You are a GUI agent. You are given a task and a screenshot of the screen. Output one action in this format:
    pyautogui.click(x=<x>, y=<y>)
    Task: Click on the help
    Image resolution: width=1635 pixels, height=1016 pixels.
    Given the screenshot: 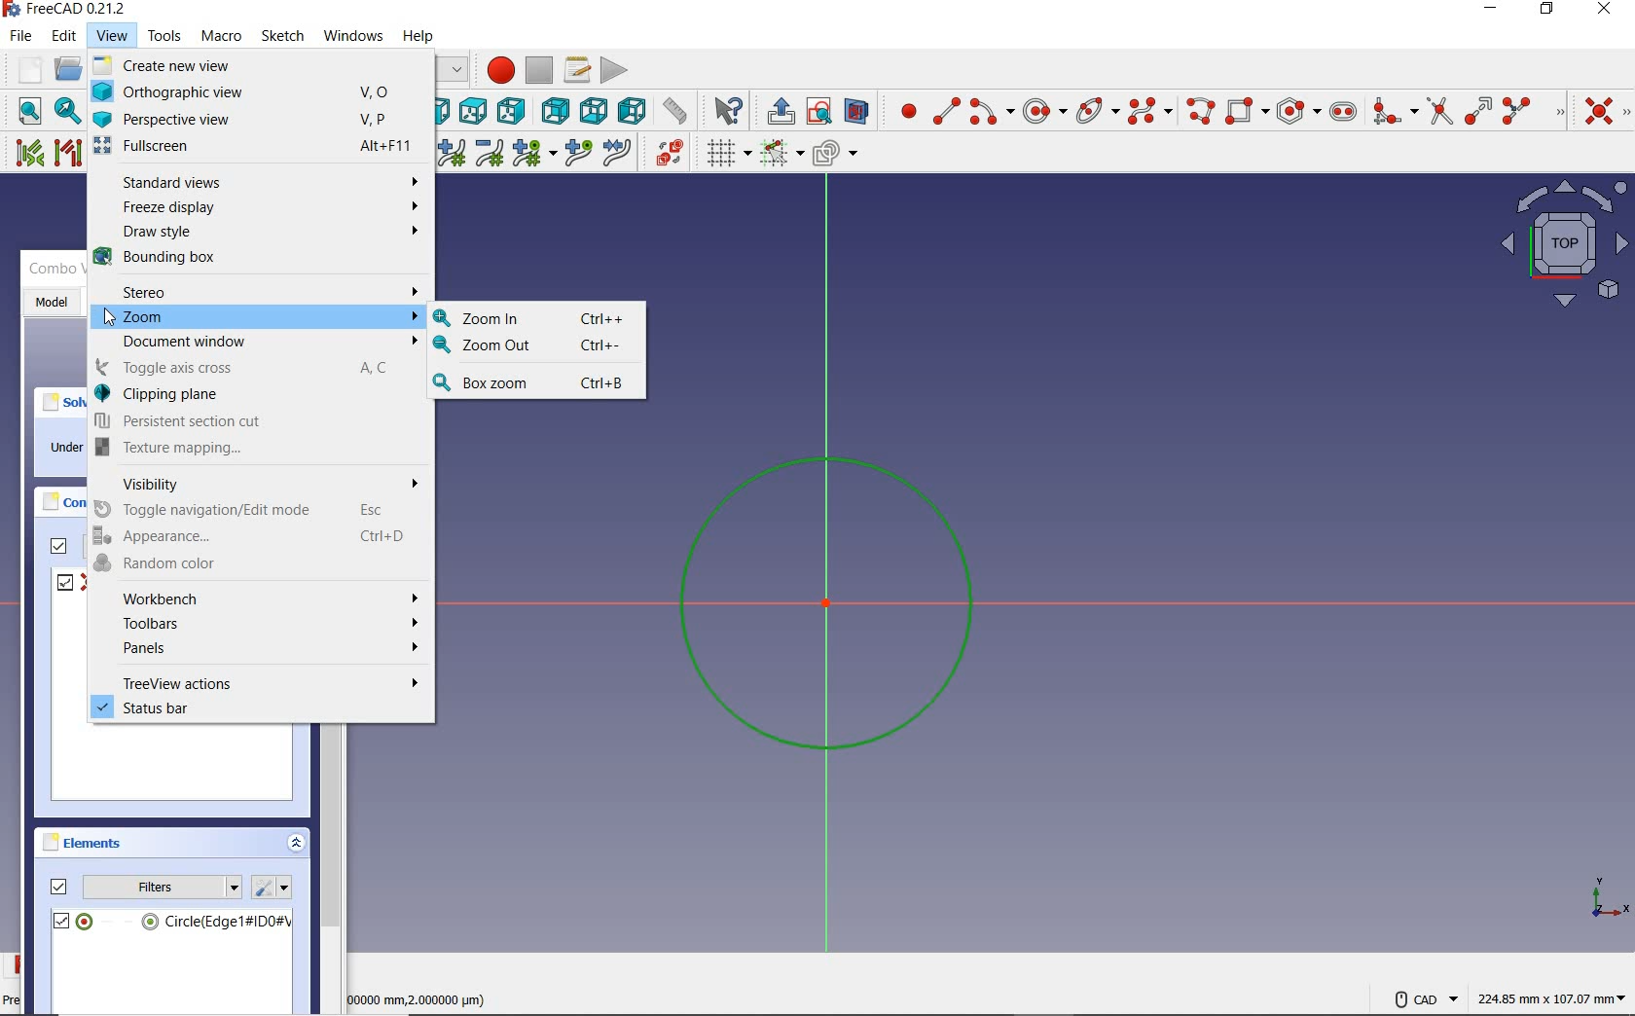 What is the action you would take?
    pyautogui.click(x=423, y=37)
    